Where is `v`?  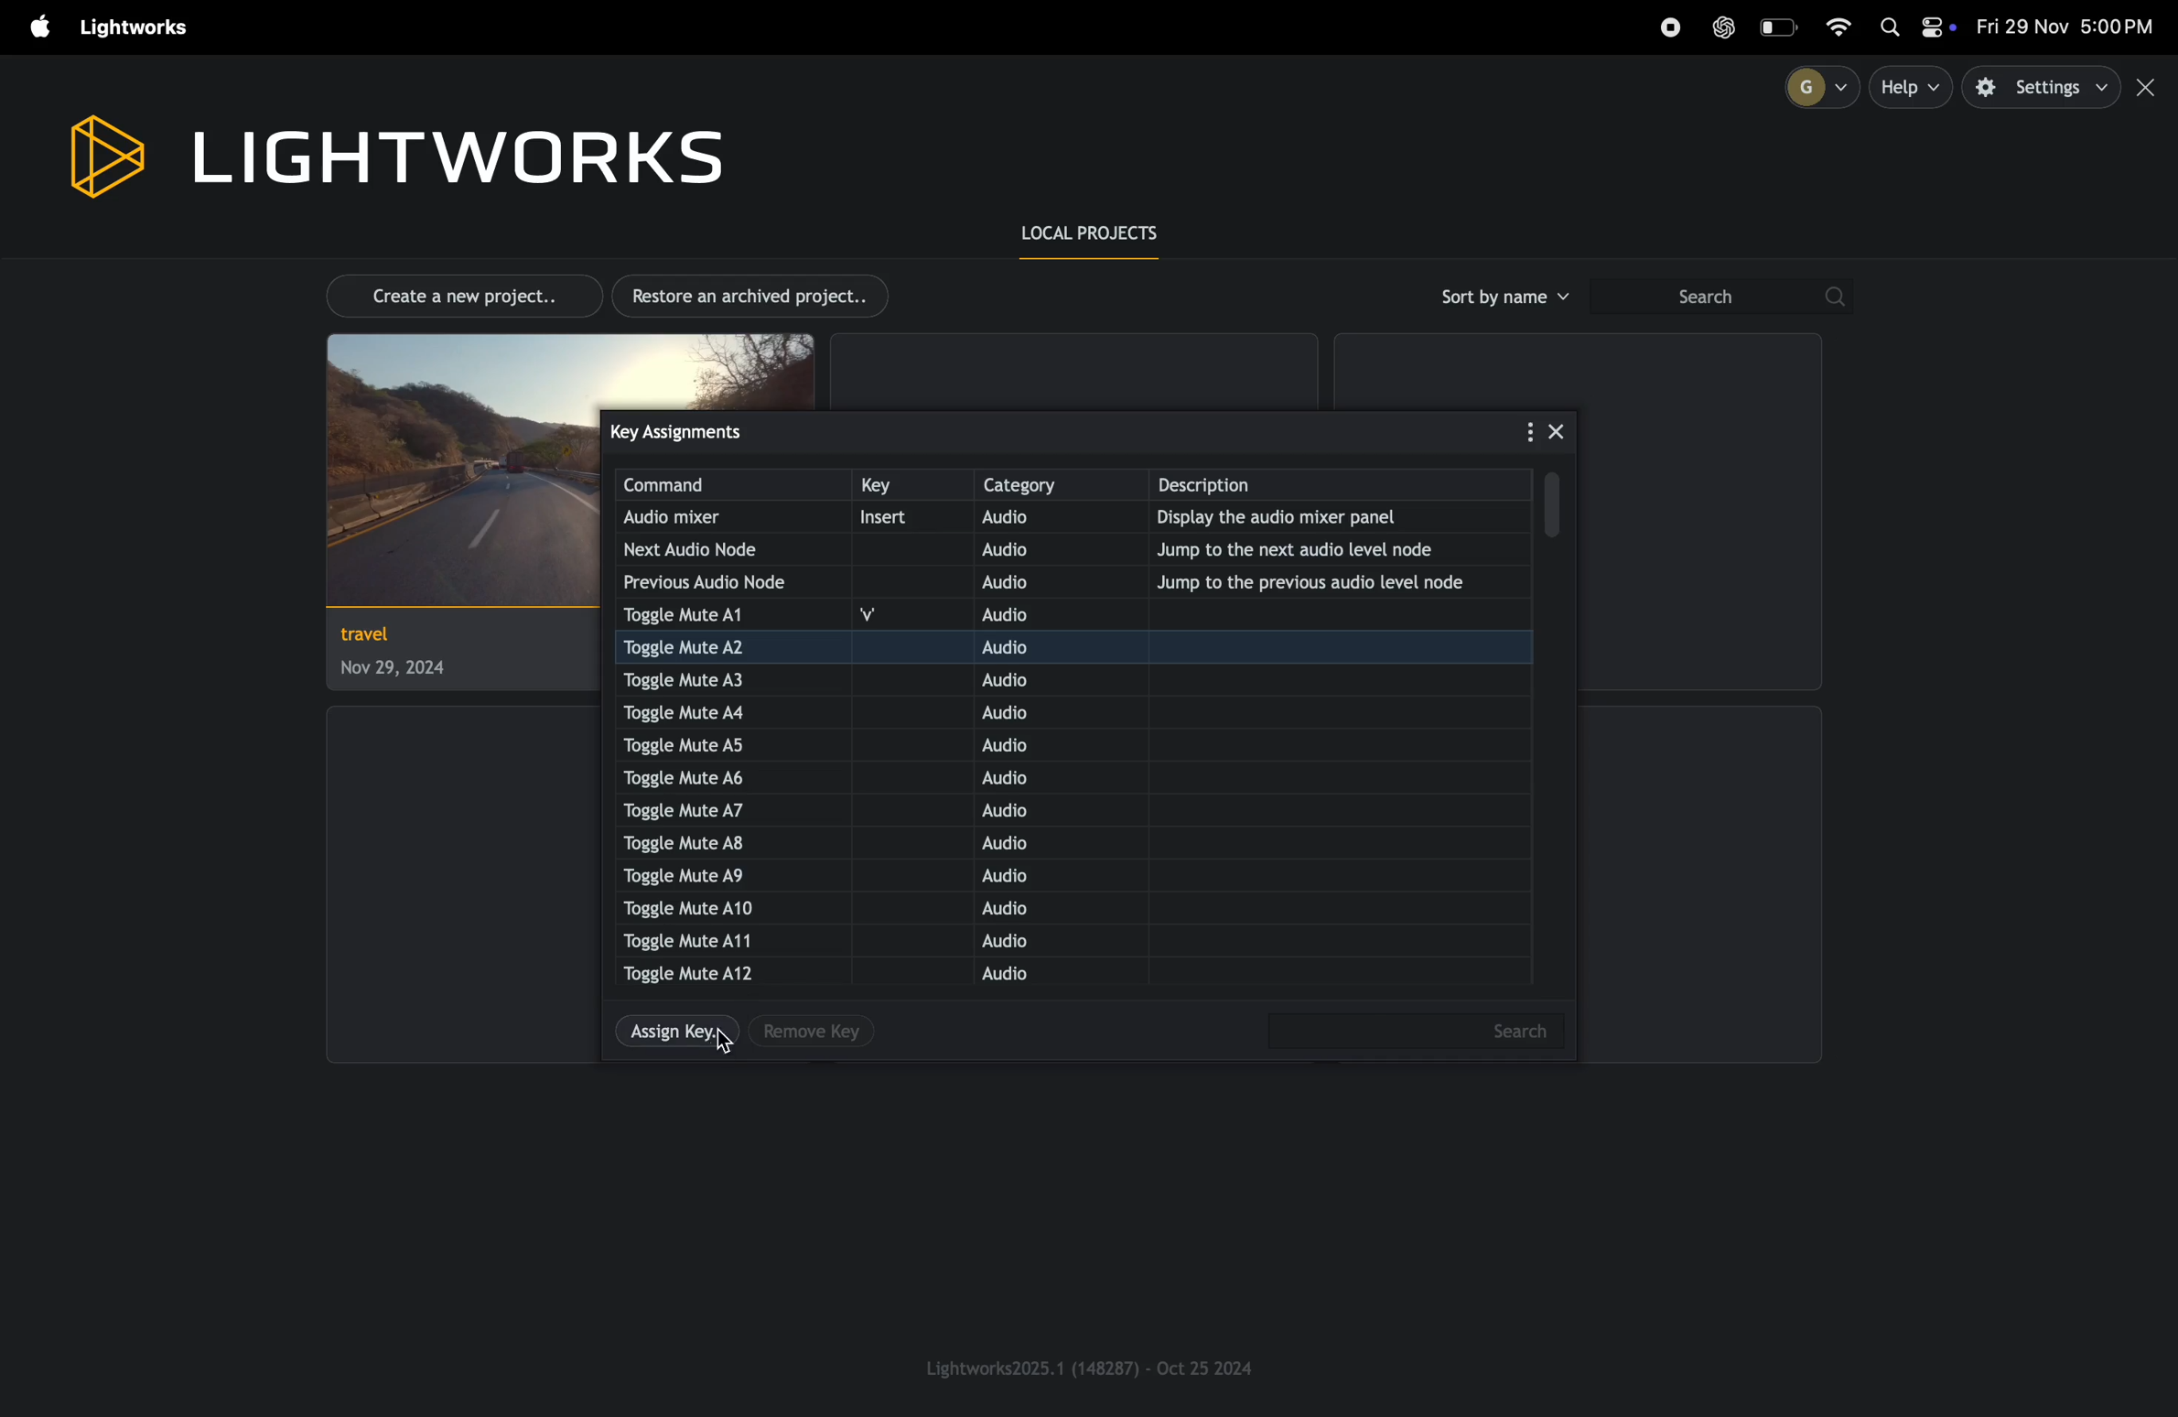
v is located at coordinates (881, 616).